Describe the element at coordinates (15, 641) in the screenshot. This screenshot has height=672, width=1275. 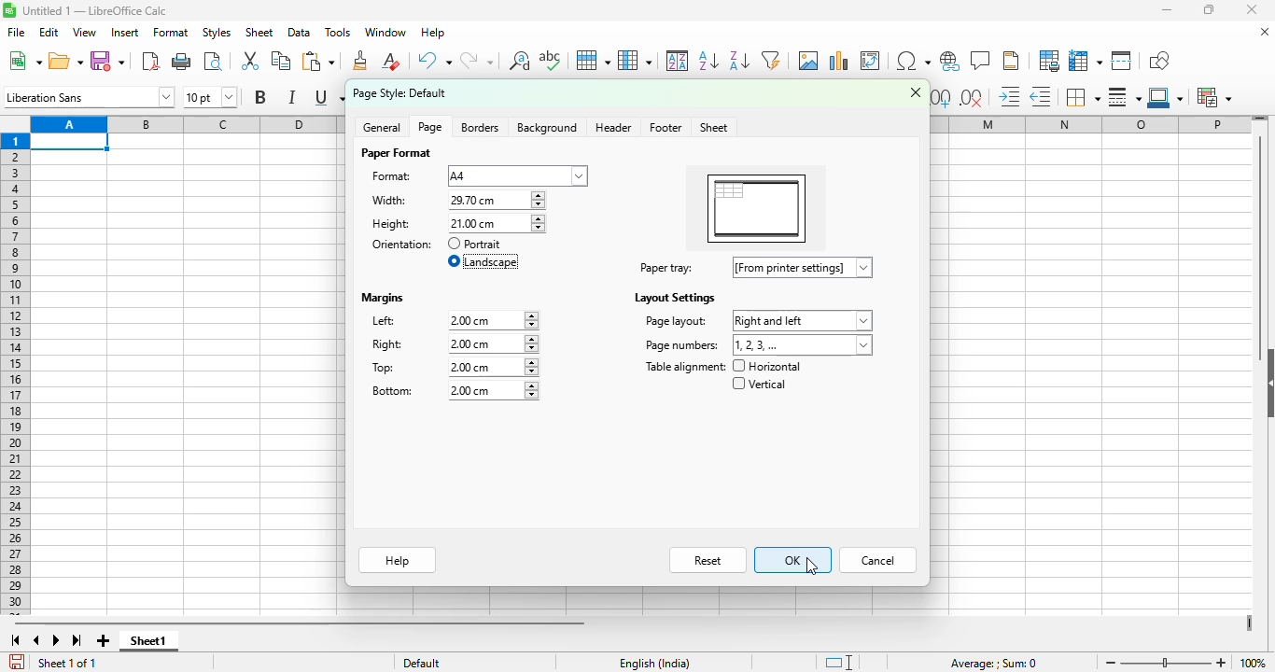
I see `scroll to first sheet` at that location.